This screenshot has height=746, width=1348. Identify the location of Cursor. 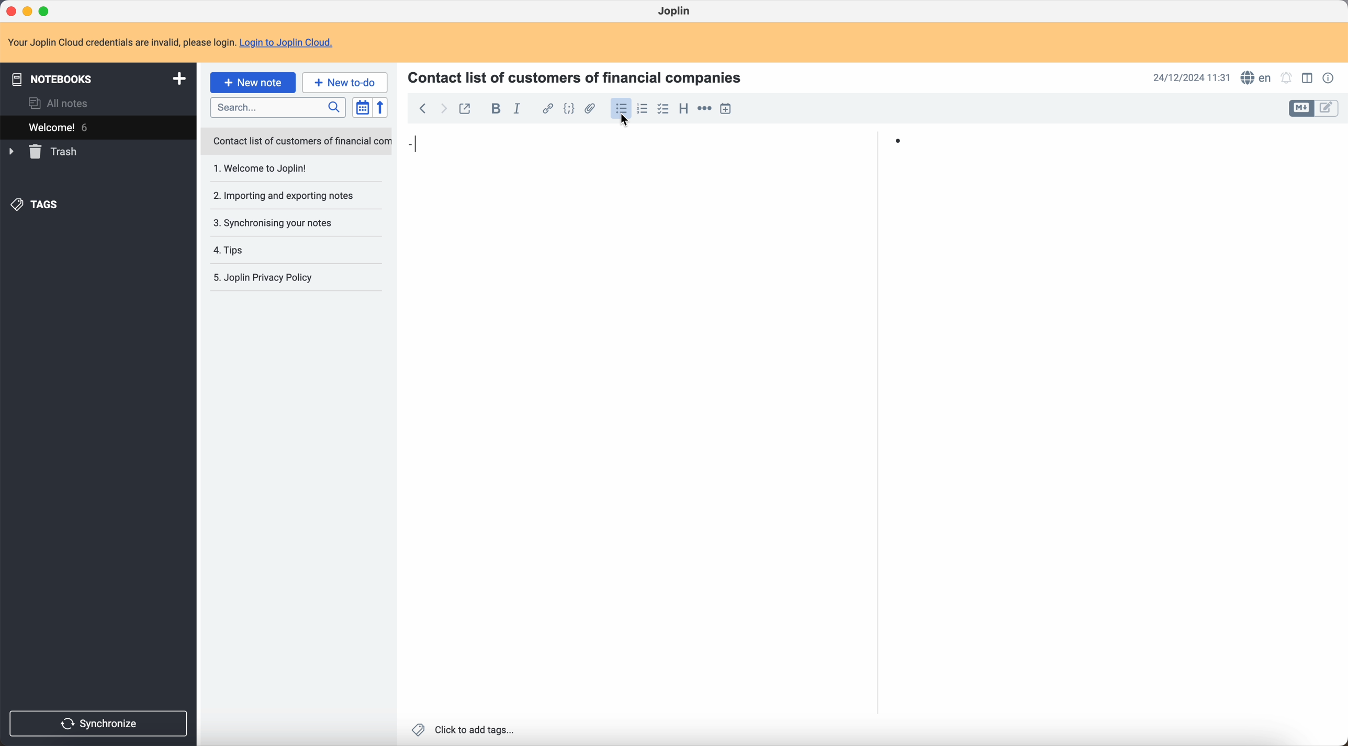
(629, 121).